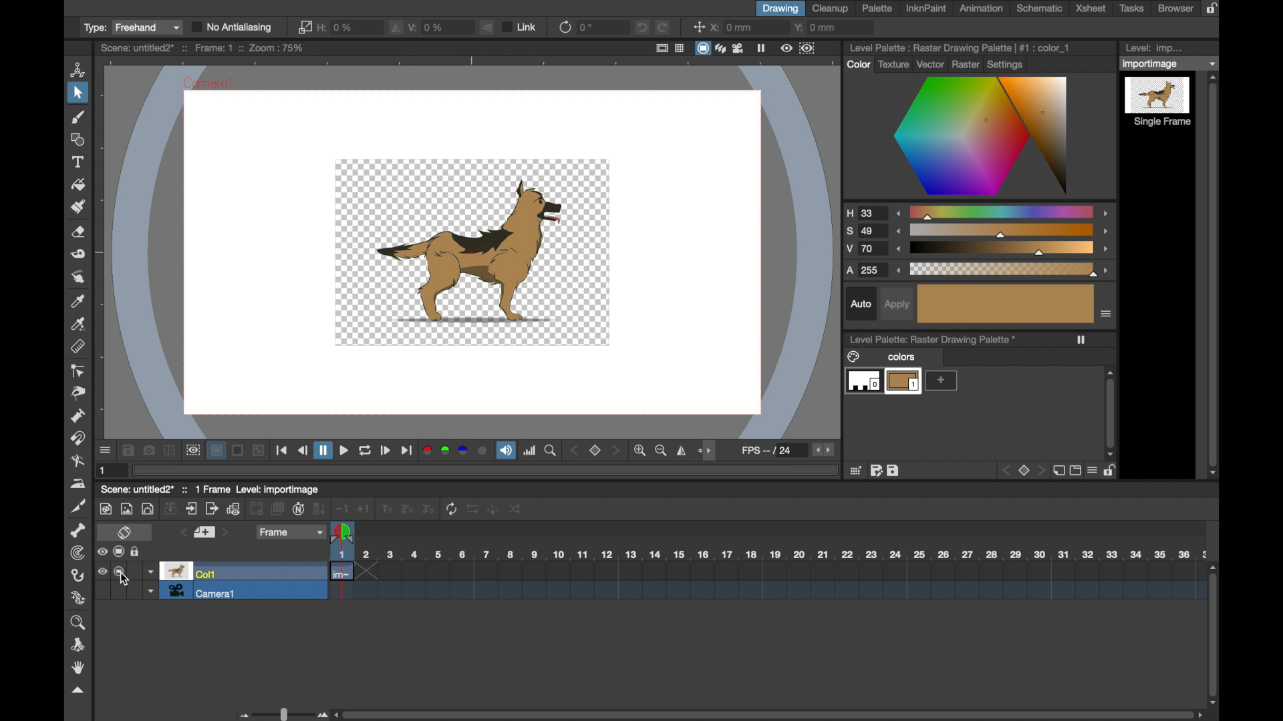 This screenshot has height=721, width=1283. I want to click on scroll box, so click(1214, 276).